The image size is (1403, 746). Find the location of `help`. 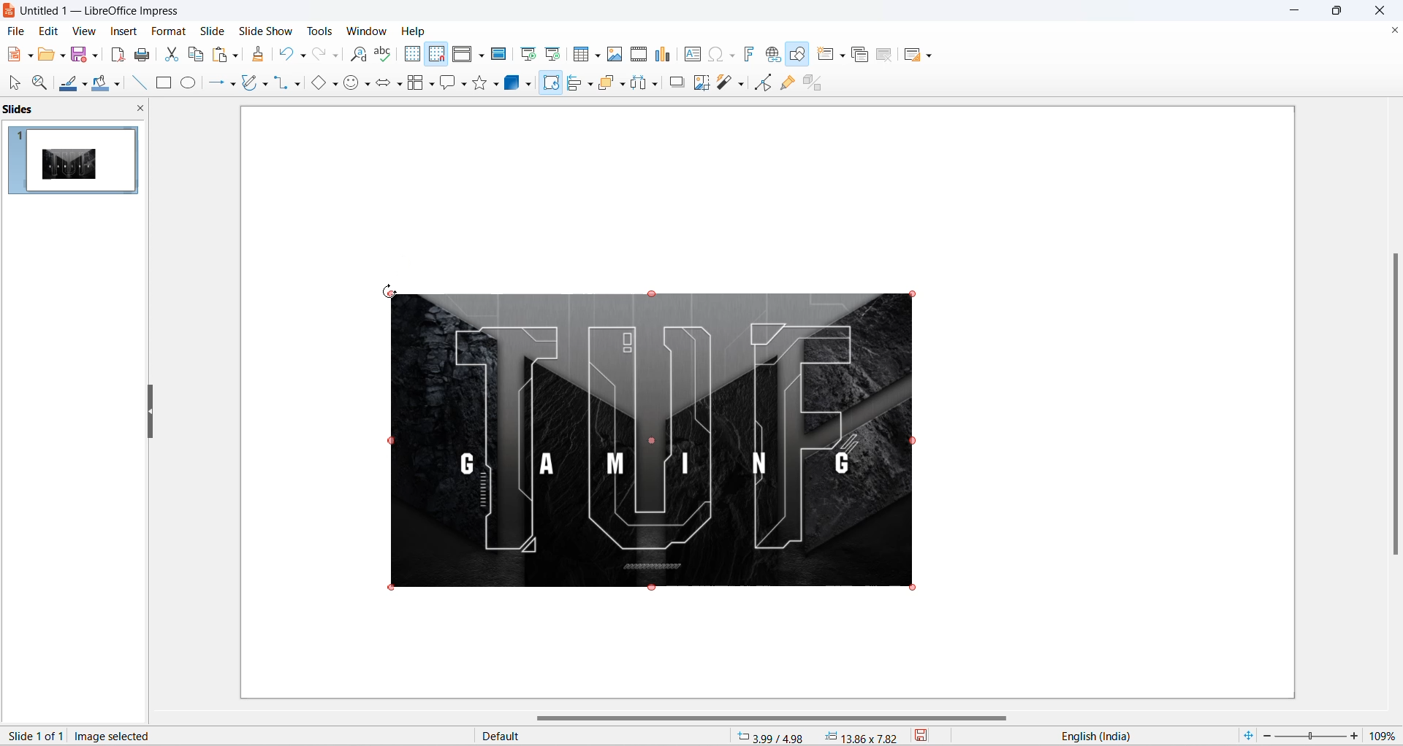

help is located at coordinates (414, 31).